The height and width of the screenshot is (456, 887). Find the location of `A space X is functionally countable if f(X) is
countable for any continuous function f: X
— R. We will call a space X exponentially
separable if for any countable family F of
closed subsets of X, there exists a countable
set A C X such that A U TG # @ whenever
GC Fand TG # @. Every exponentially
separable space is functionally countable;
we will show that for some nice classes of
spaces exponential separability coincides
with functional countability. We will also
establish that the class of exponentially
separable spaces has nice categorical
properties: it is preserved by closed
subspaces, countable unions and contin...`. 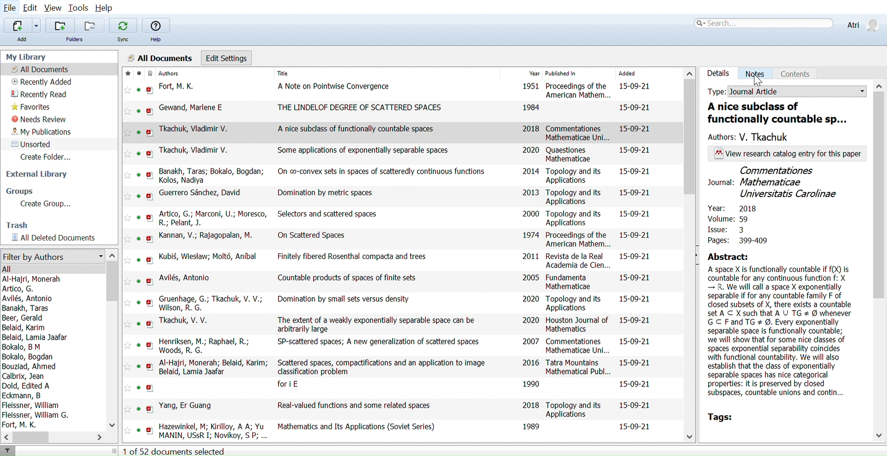

A space X is functionally countable if f(X) is
countable for any continuous function f: X
— R. We will call a space X exponentially
separable if for any countable family F of
closed subsets of X, there exists a countable
set A C X such that A U TG # @ whenever
GC Fand TG # @. Every exponentially
separable space is functionally countable;
we will show that for some nice classes of
spaces exponential separability coincides
with functional countability. We will also
establish that the class of exponentially
separable spaces has nice categorical
properties: it is preserved by closed
subspaces, countable unions and contin... is located at coordinates (779, 332).